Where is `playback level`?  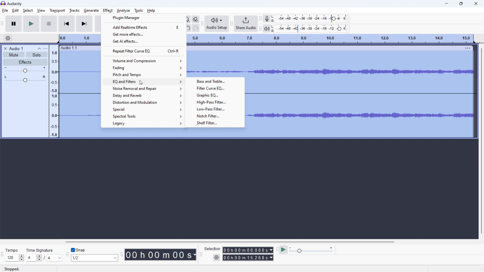 playback level is located at coordinates (311, 29).